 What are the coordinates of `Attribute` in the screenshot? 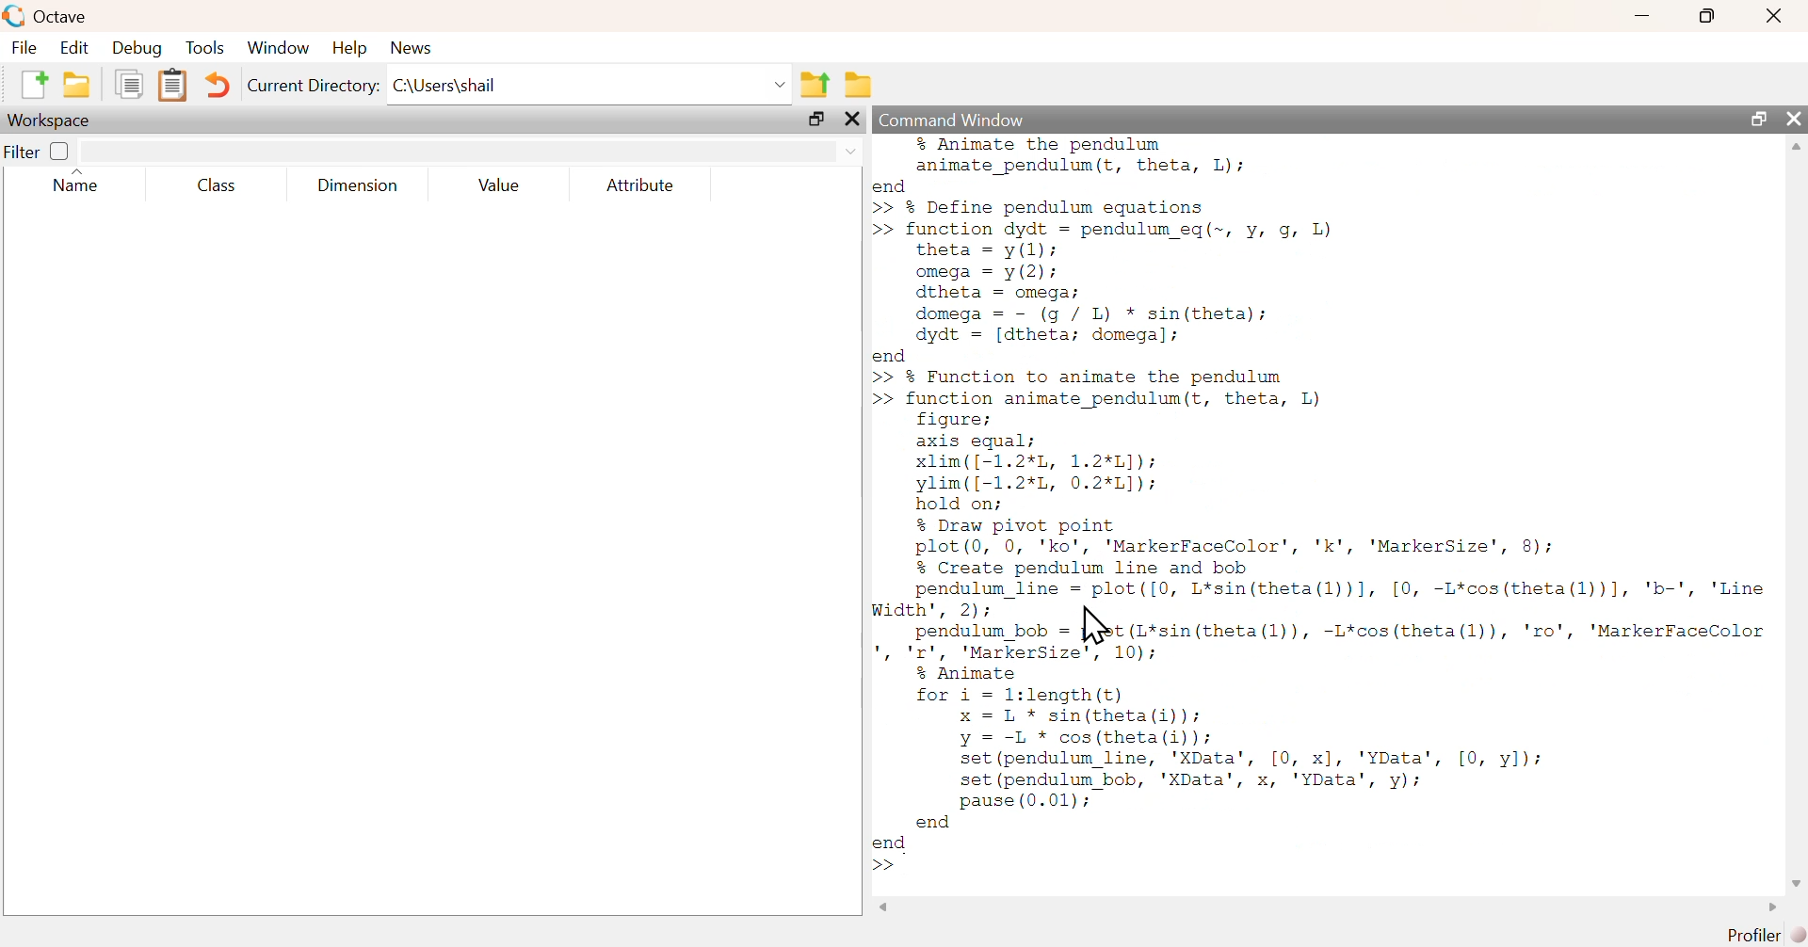 It's located at (642, 186).